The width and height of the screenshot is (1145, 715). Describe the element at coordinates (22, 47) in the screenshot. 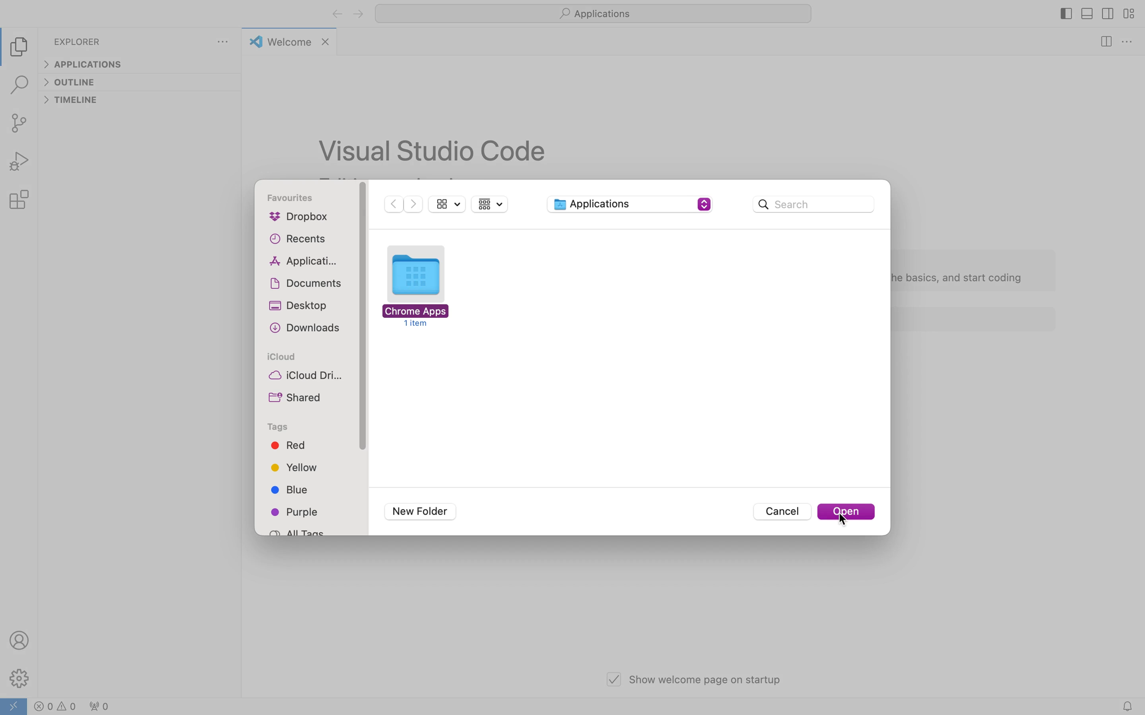

I see `explorer` at that location.